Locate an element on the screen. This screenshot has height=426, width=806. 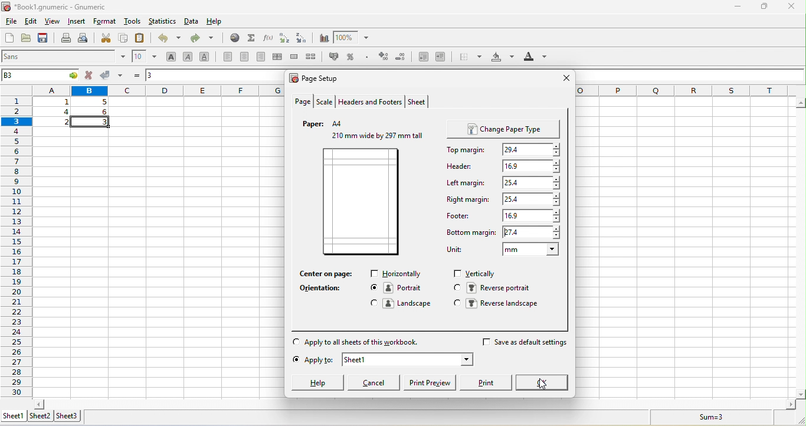
sheet 1 is located at coordinates (408, 359).